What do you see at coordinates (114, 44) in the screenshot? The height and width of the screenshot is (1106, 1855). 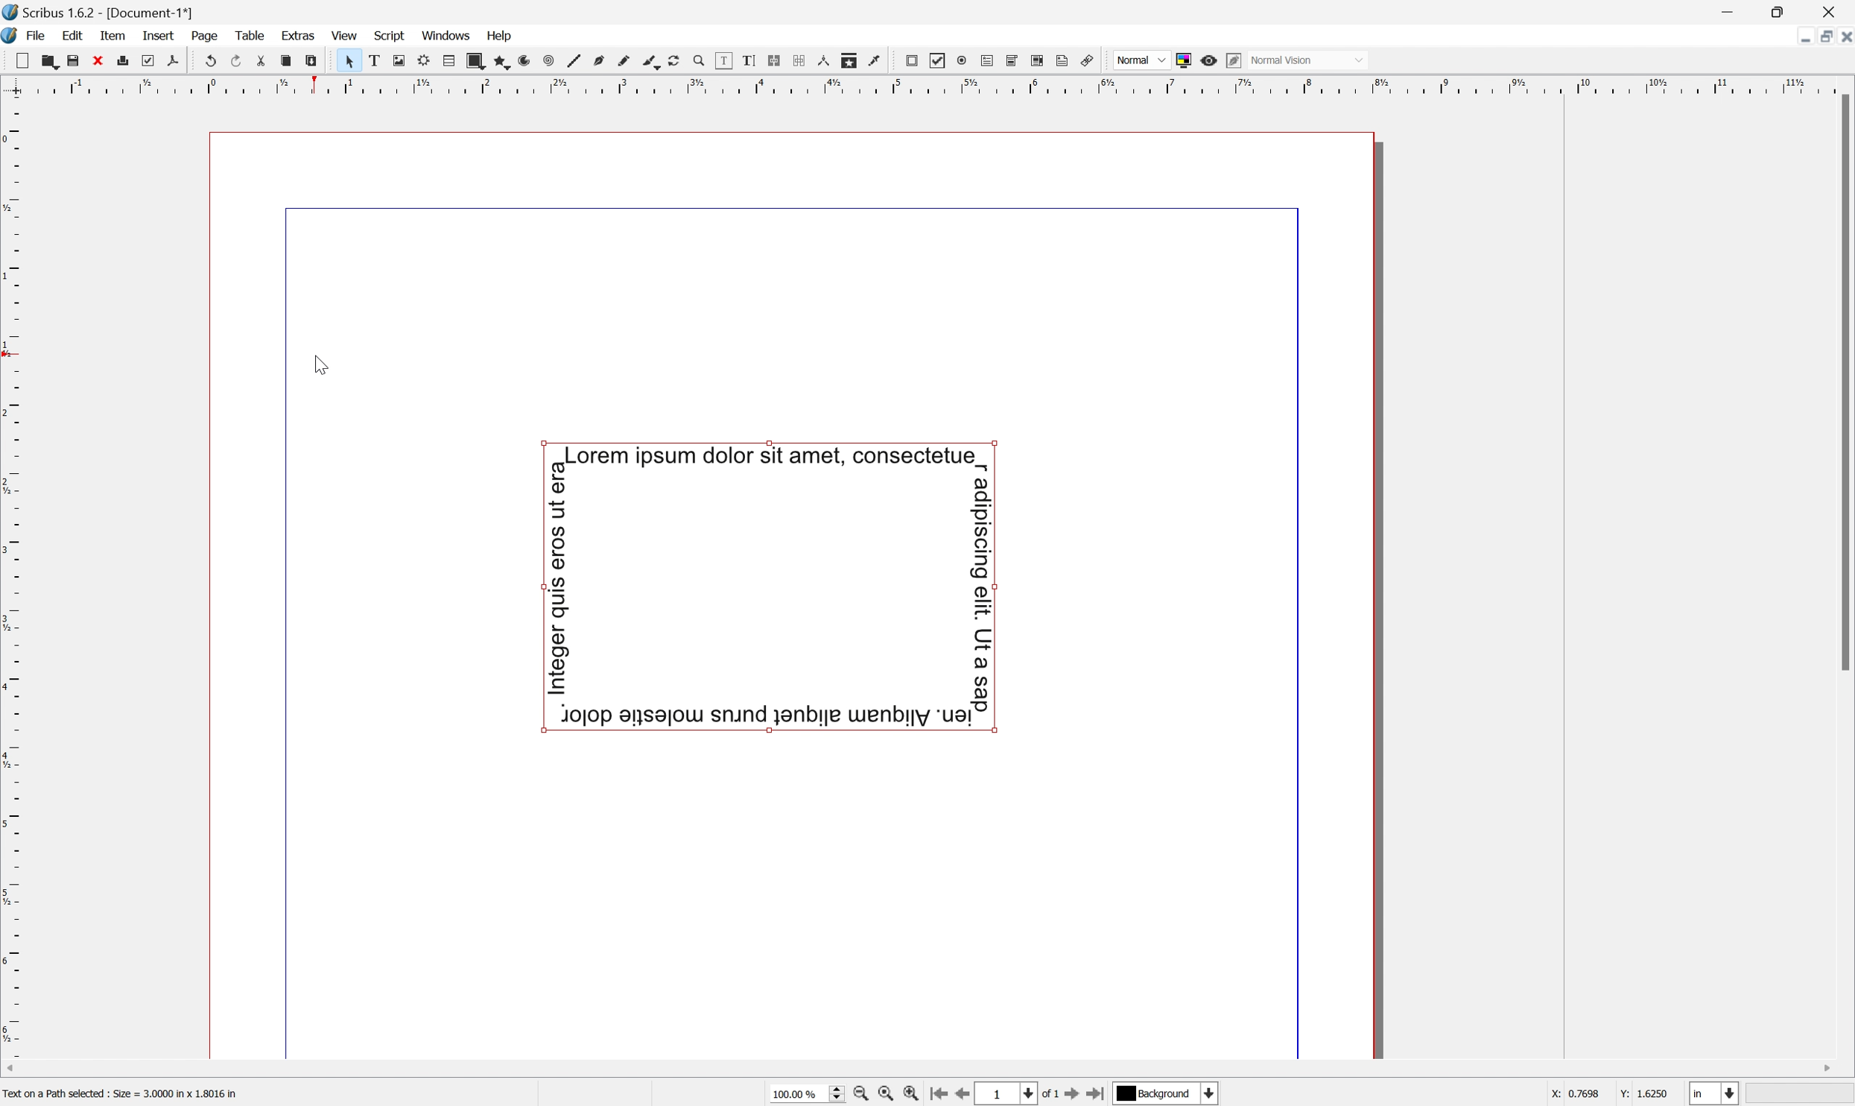 I see `Cursor` at bounding box center [114, 44].